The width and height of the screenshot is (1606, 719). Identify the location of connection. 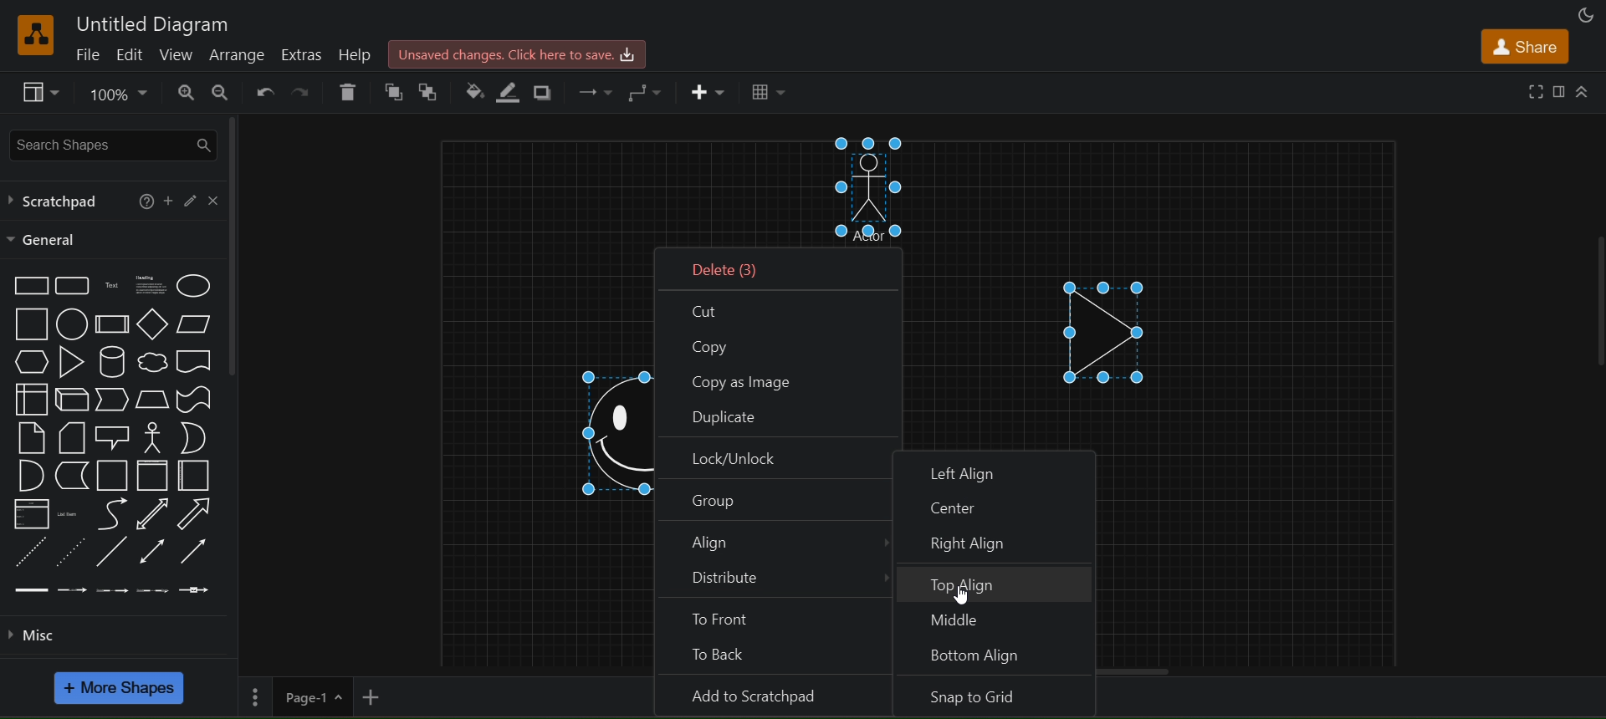
(595, 90).